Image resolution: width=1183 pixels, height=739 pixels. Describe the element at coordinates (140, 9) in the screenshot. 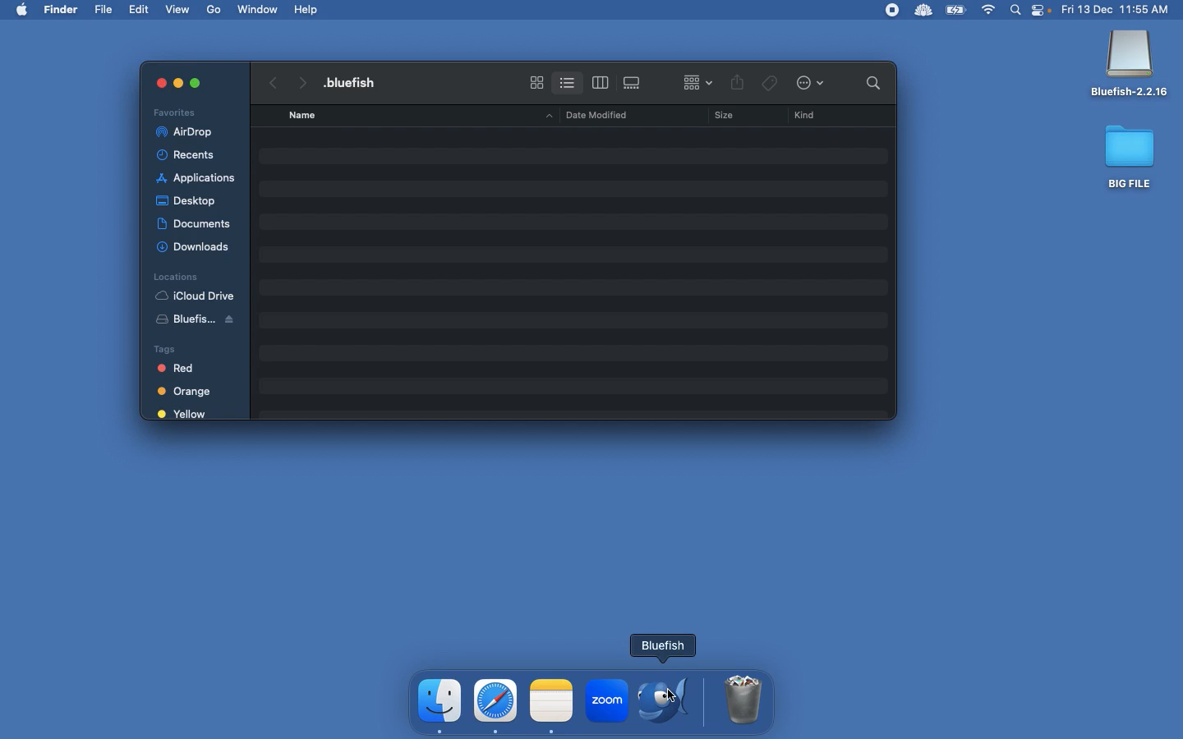

I see `Edit` at that location.